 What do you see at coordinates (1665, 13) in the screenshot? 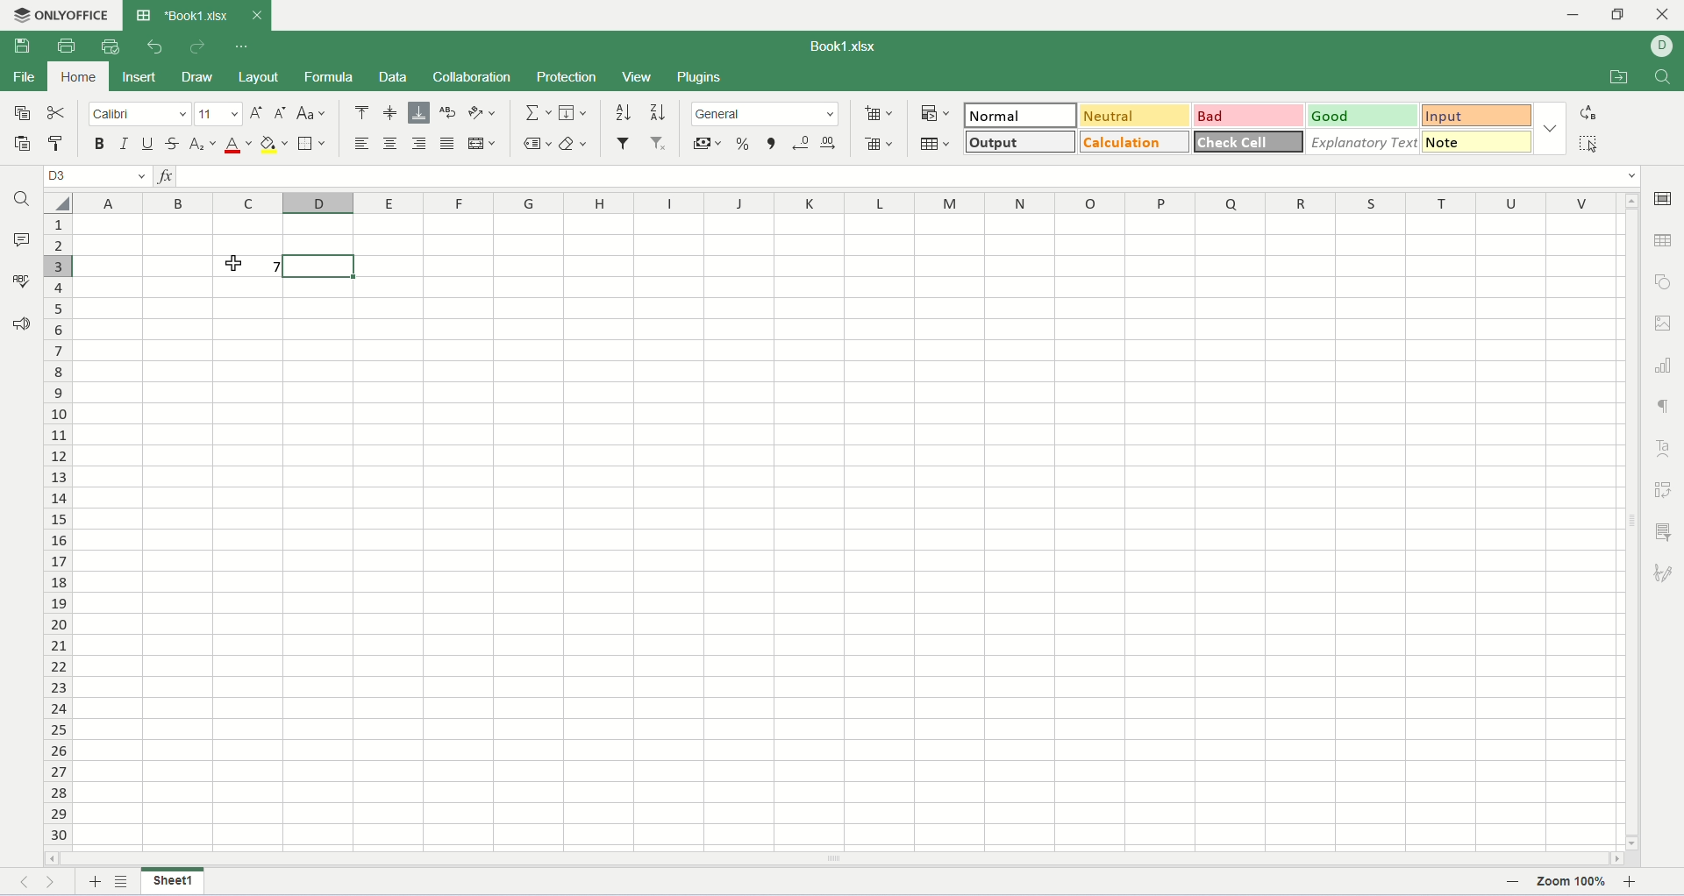
I see `close` at bounding box center [1665, 13].